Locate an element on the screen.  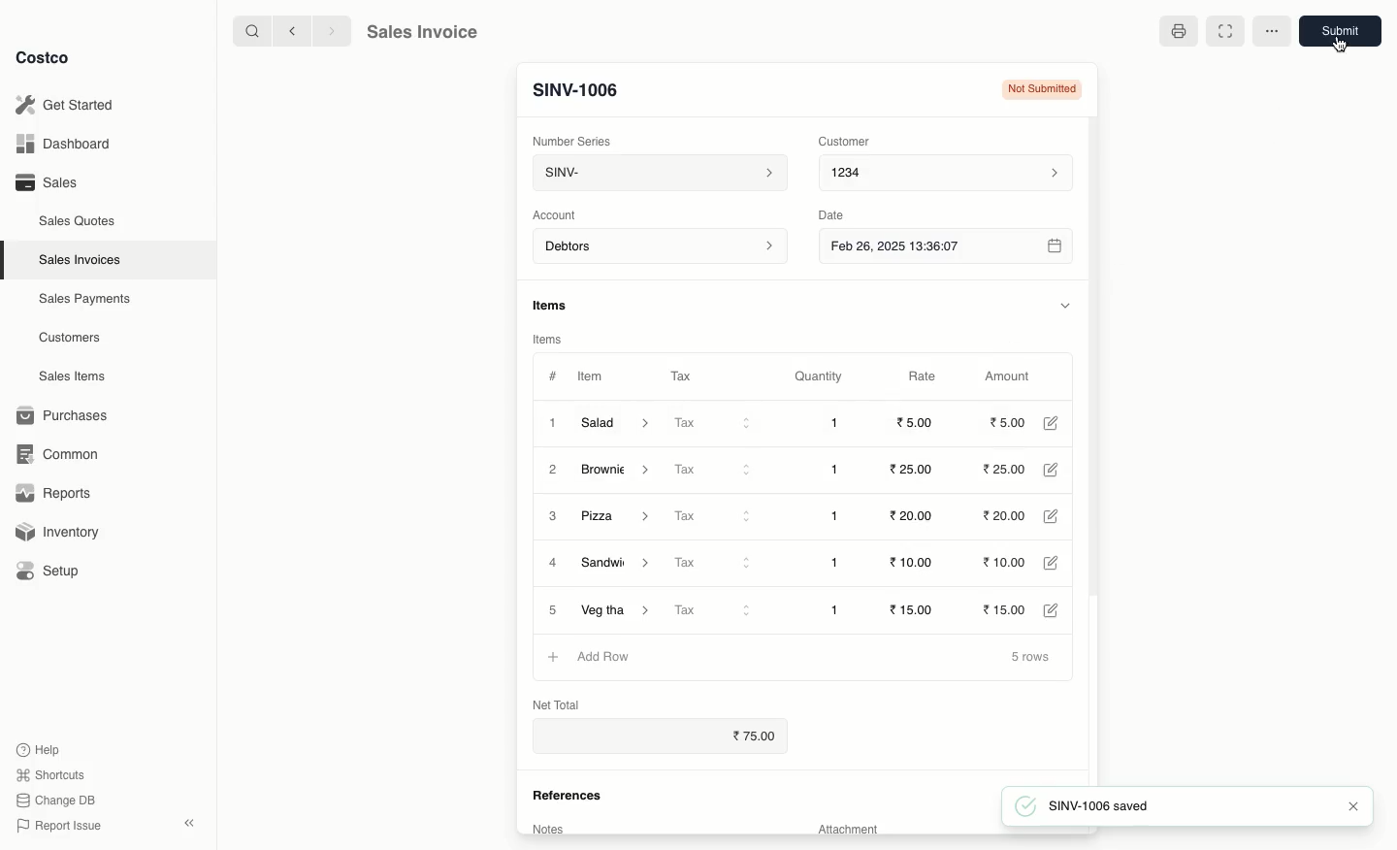
Net Total is located at coordinates (551, 703).